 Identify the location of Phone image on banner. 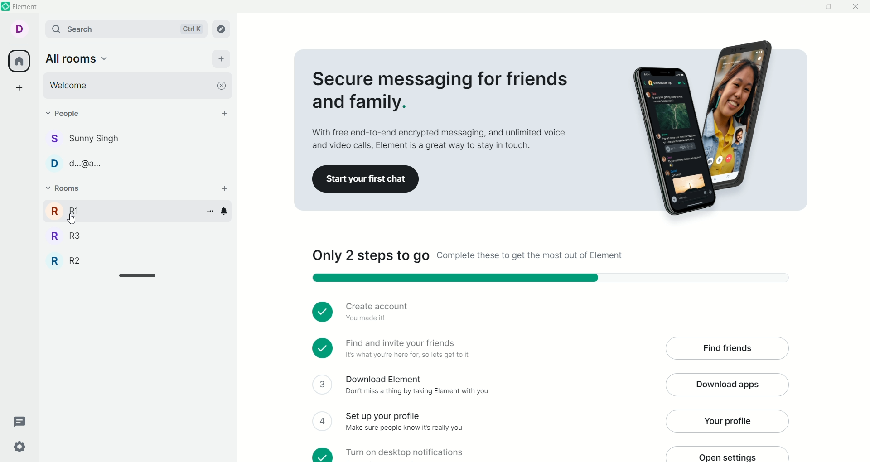
(701, 127).